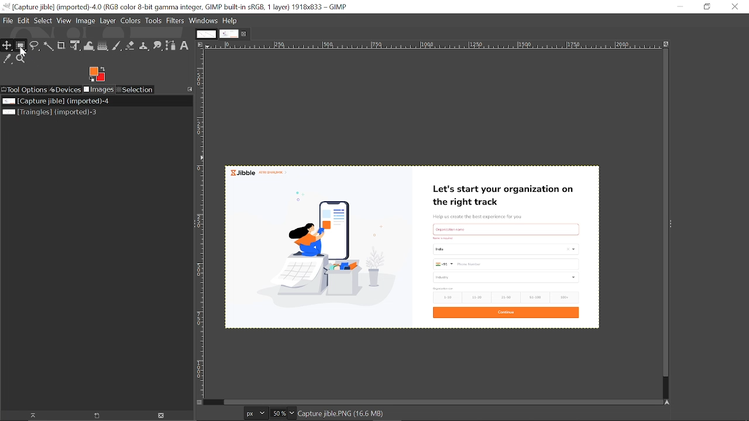 The image size is (749, 421). I want to click on first tab, so click(205, 34).